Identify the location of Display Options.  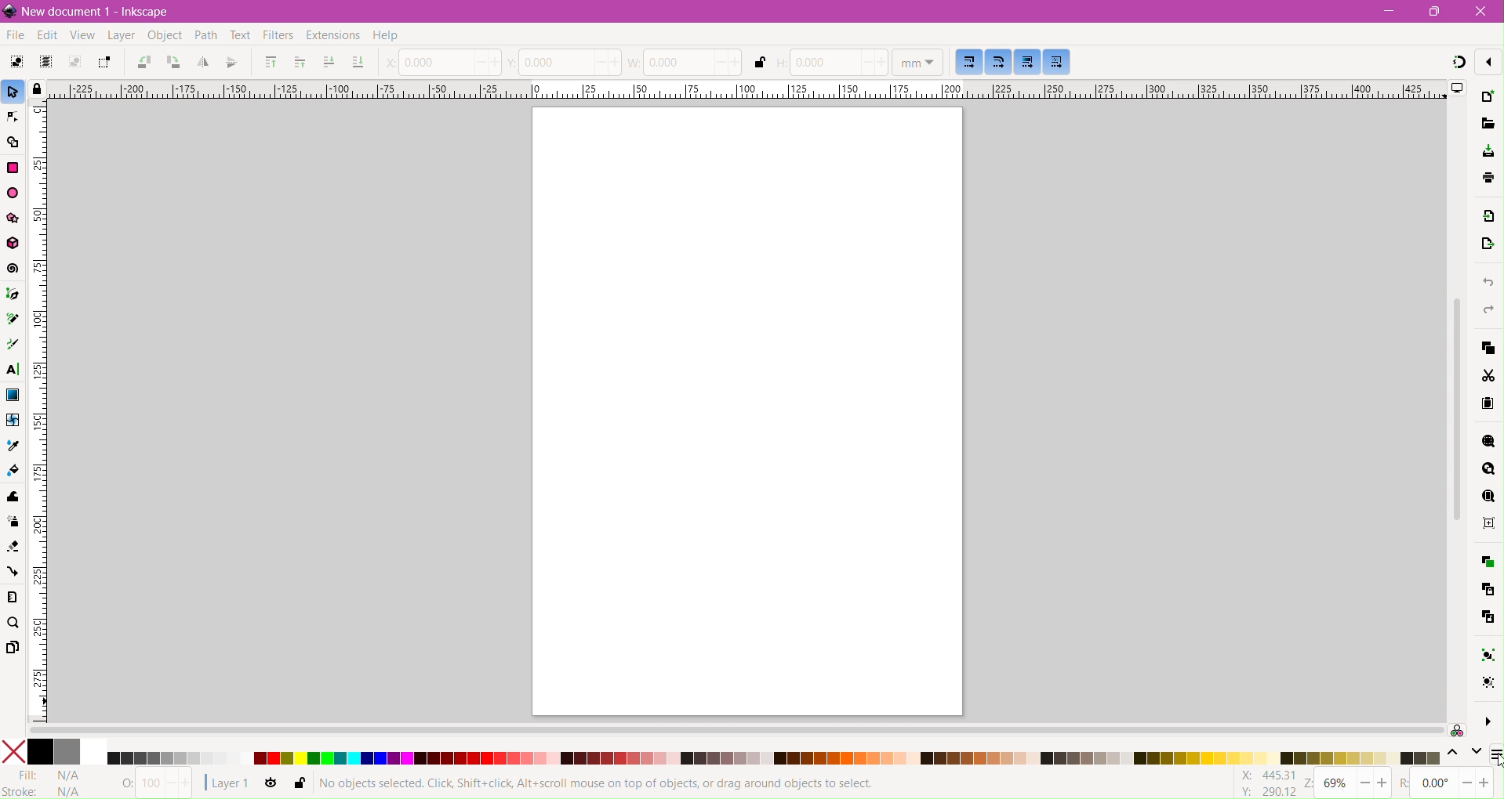
(1458, 89).